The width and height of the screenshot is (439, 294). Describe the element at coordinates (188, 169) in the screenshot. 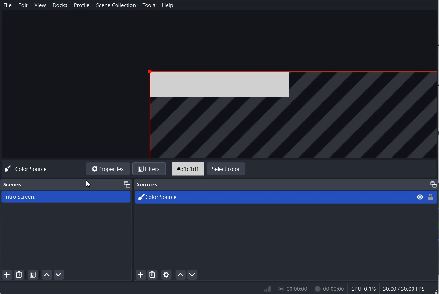

I see `Color Code` at that location.